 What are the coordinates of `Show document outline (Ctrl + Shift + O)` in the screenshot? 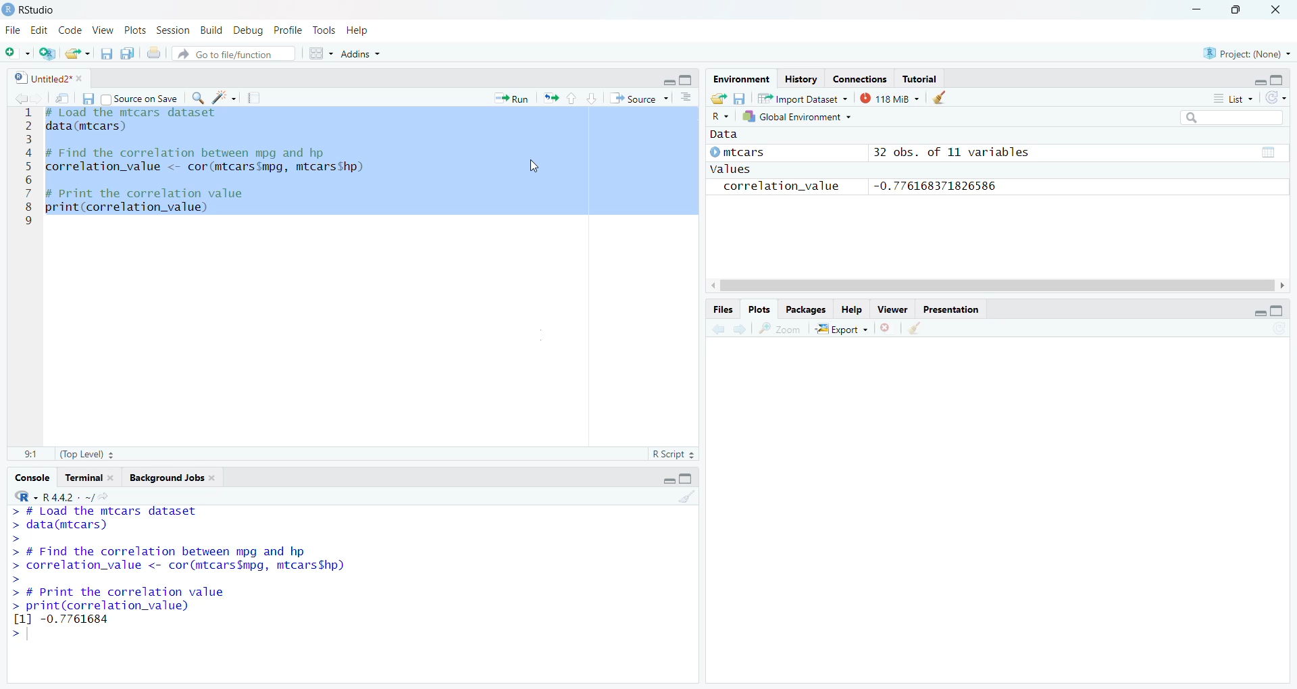 It's located at (688, 97).